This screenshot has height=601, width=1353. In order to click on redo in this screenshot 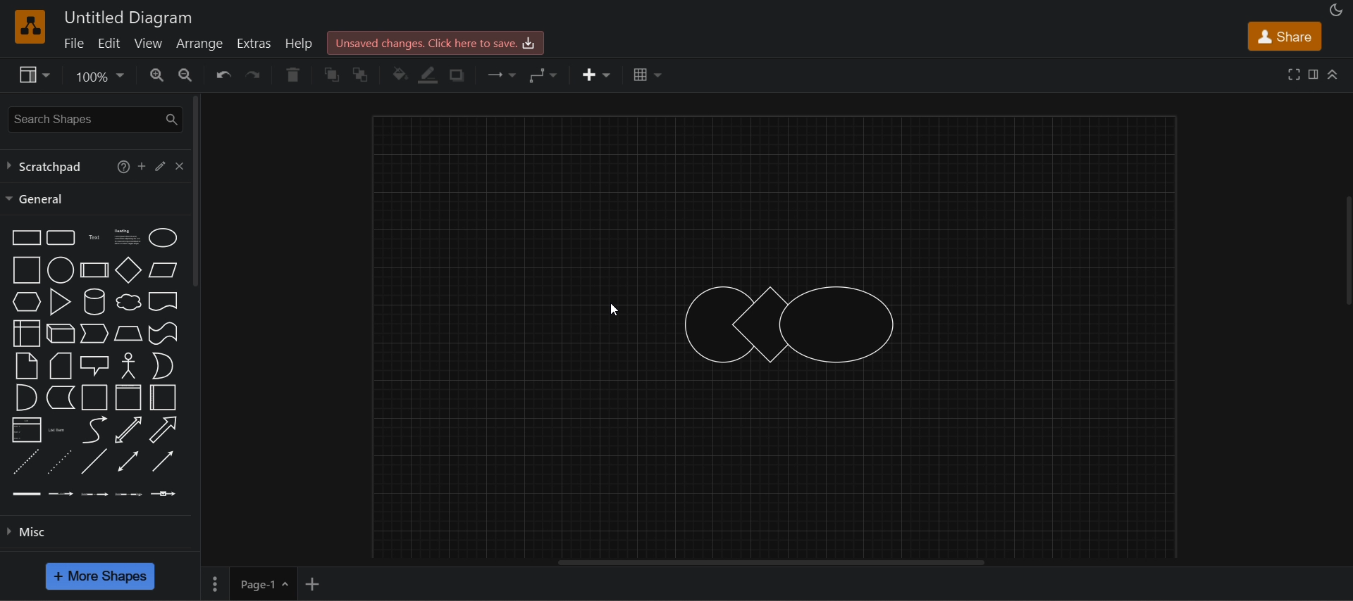, I will do `click(257, 75)`.